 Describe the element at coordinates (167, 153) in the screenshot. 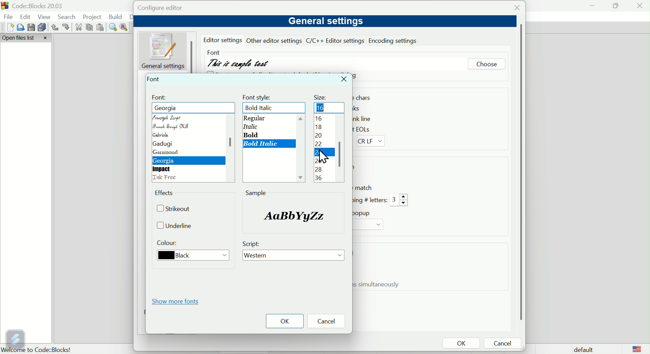

I see `Garamond` at that location.